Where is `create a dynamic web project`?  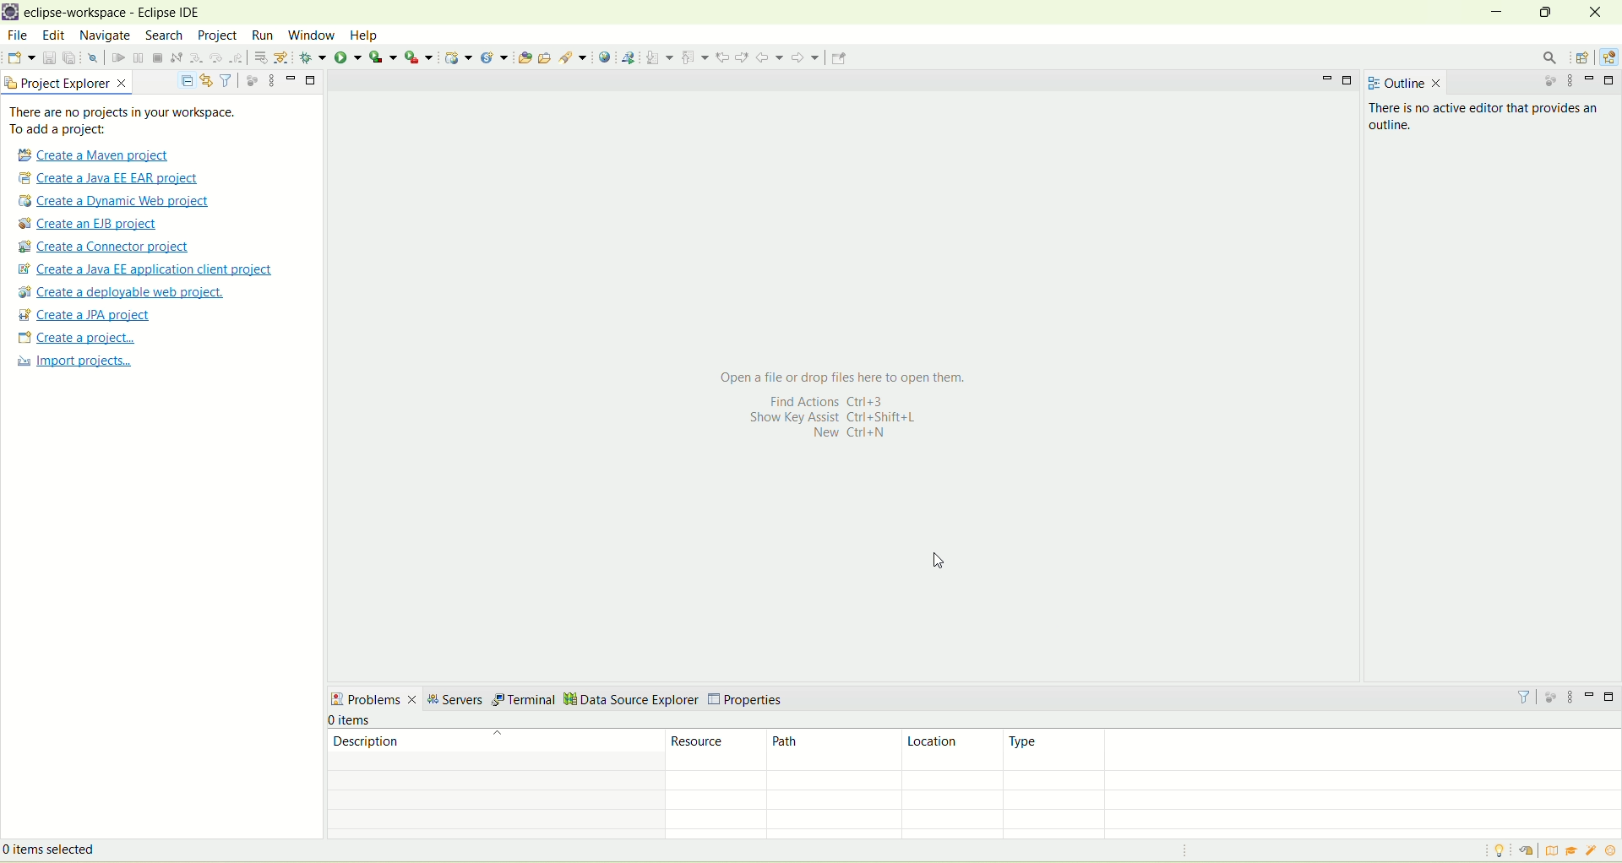
create a dynamic web project is located at coordinates (117, 201).